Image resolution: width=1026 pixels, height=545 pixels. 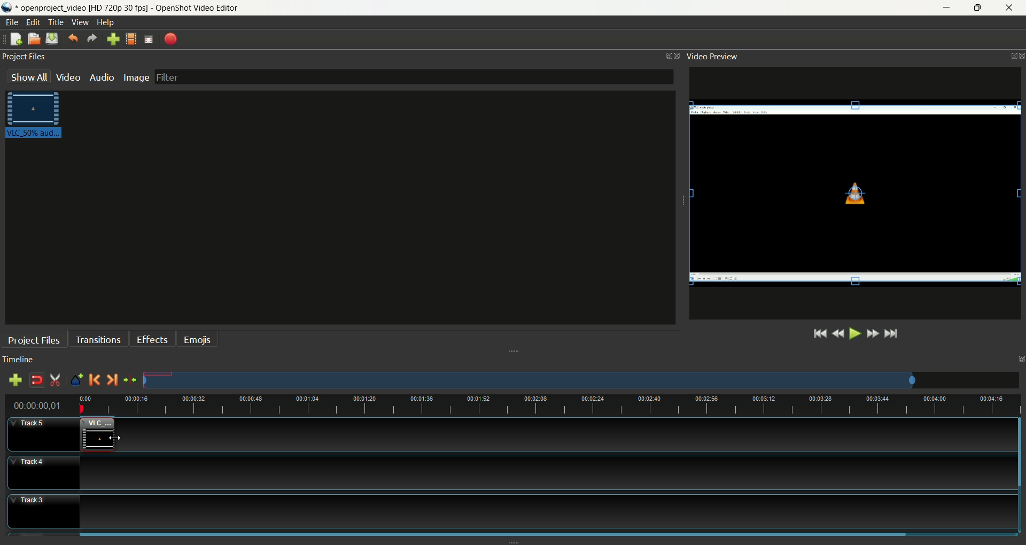 I want to click on maximize, so click(x=979, y=8).